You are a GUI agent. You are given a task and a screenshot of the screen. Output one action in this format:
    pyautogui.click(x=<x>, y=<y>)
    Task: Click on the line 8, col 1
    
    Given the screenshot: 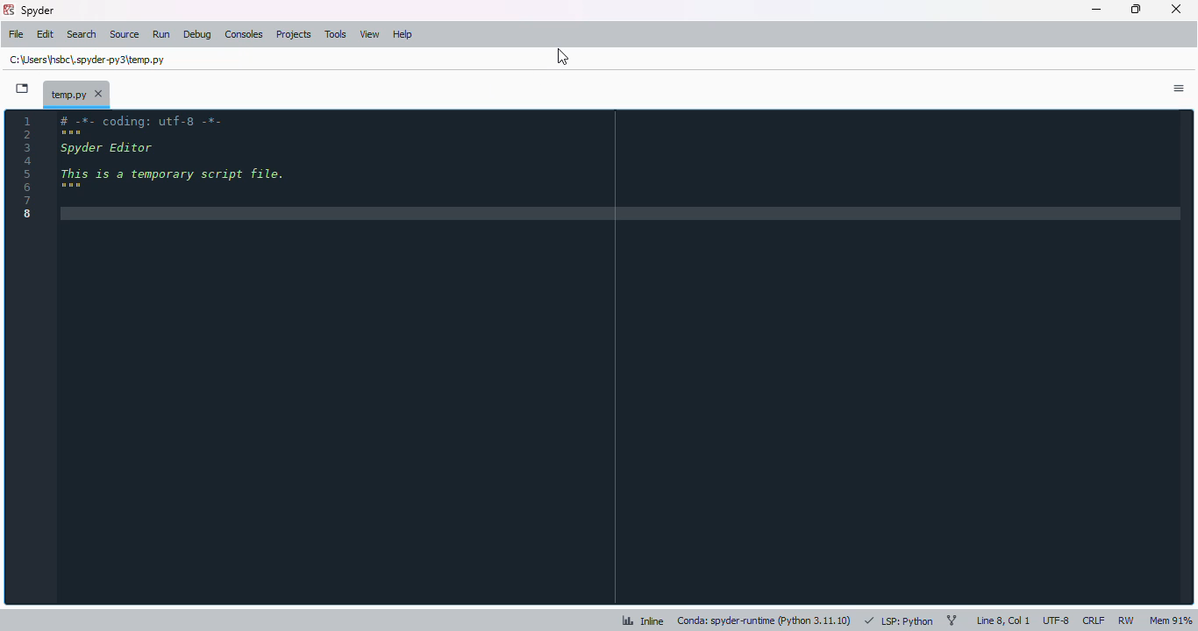 What is the action you would take?
    pyautogui.click(x=1003, y=620)
    